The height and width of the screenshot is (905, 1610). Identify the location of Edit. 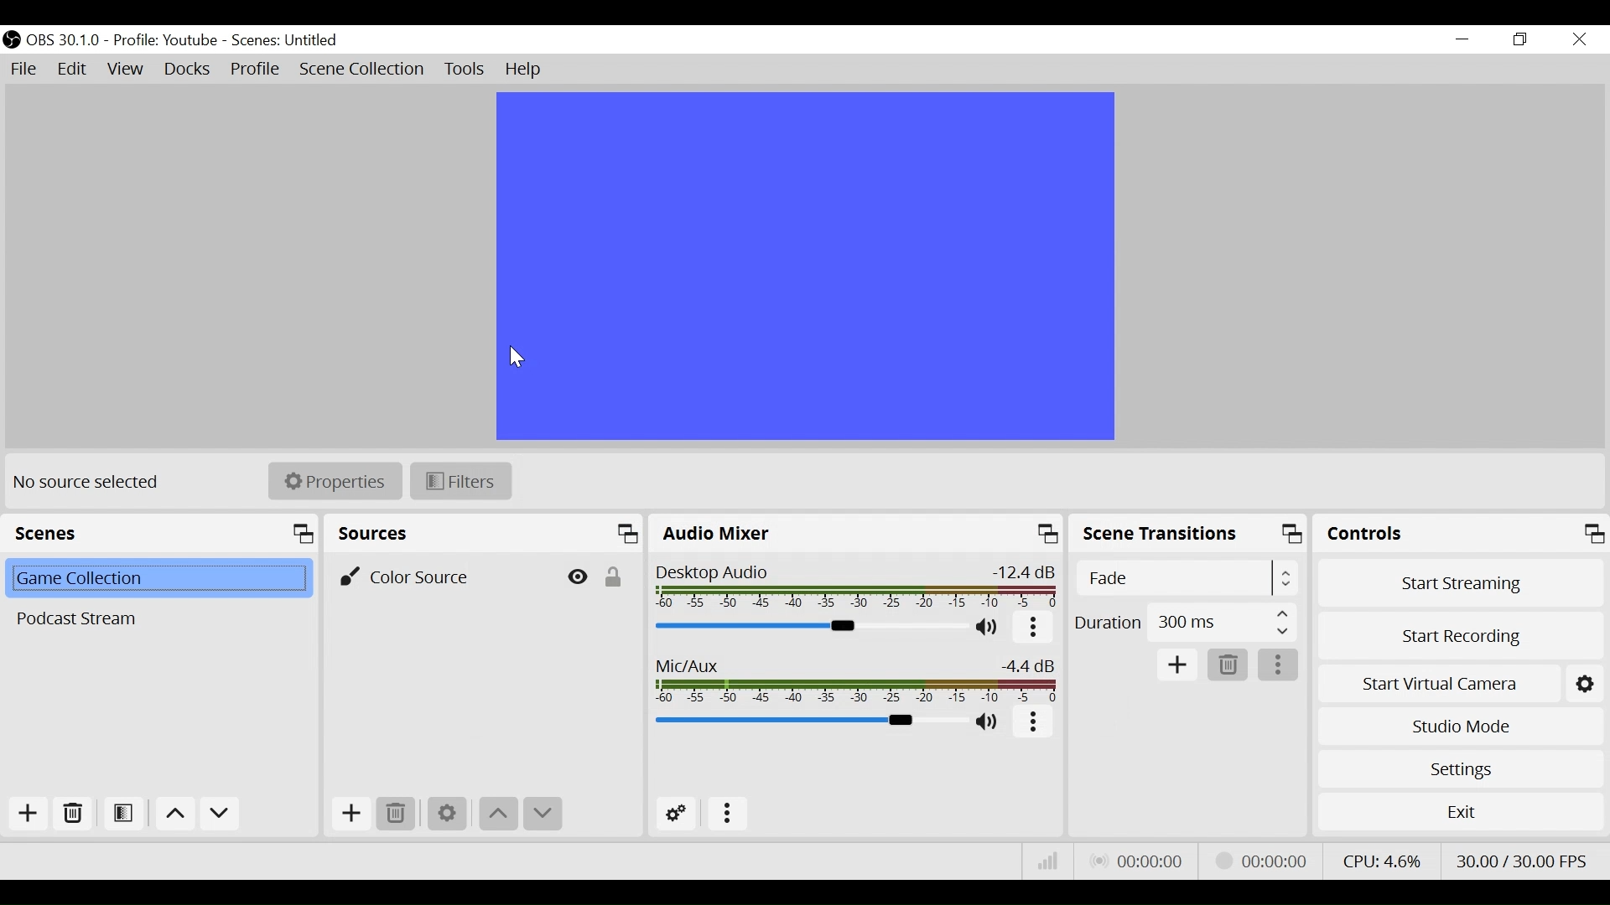
(74, 71).